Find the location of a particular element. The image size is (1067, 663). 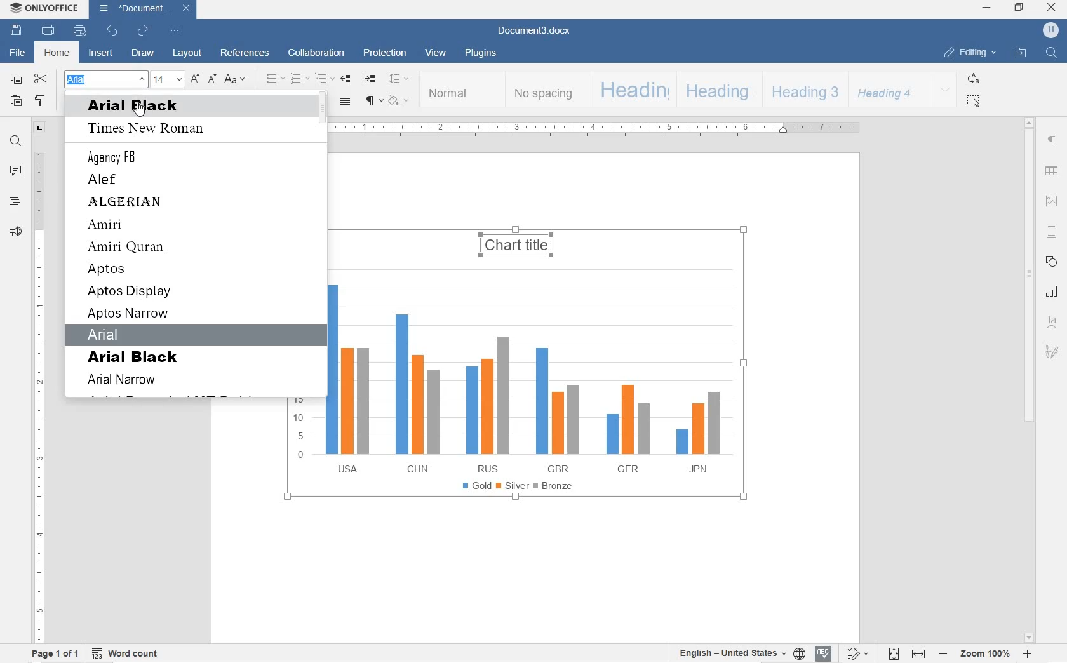

ALEF is located at coordinates (105, 180).